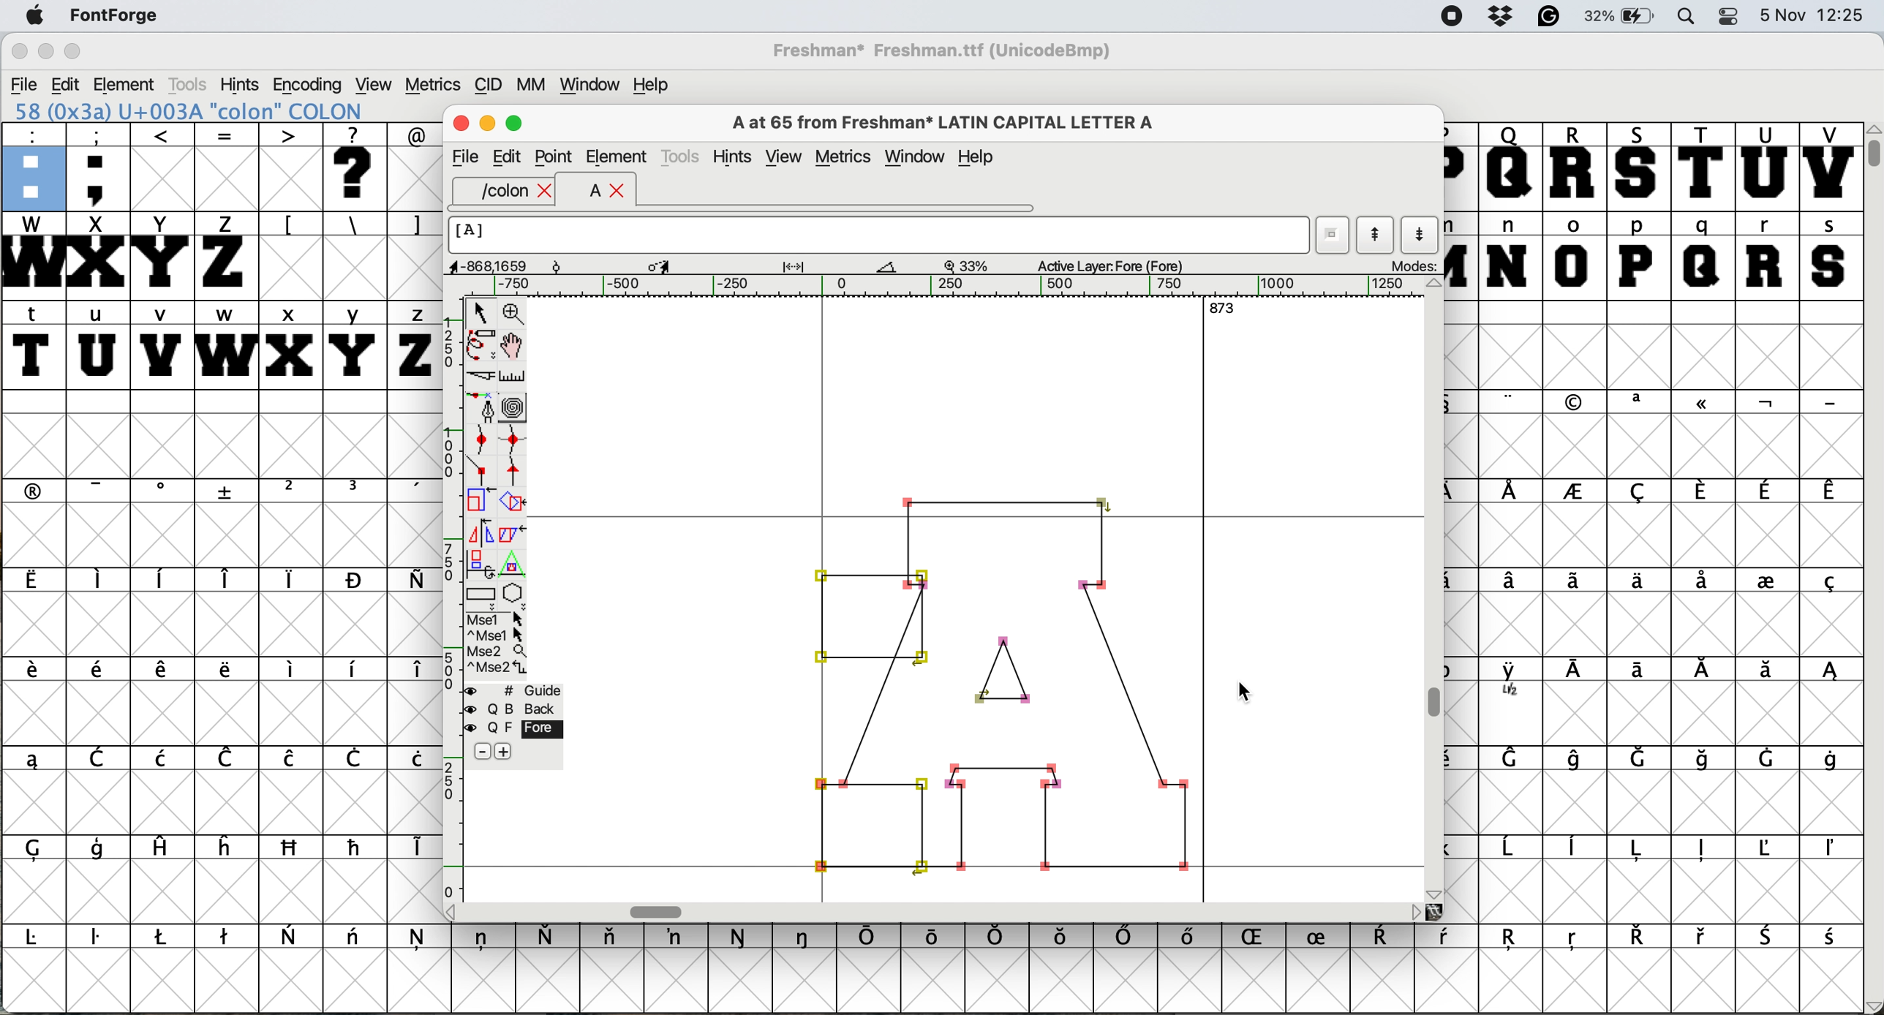  What do you see at coordinates (163, 166) in the screenshot?
I see `<` at bounding box center [163, 166].